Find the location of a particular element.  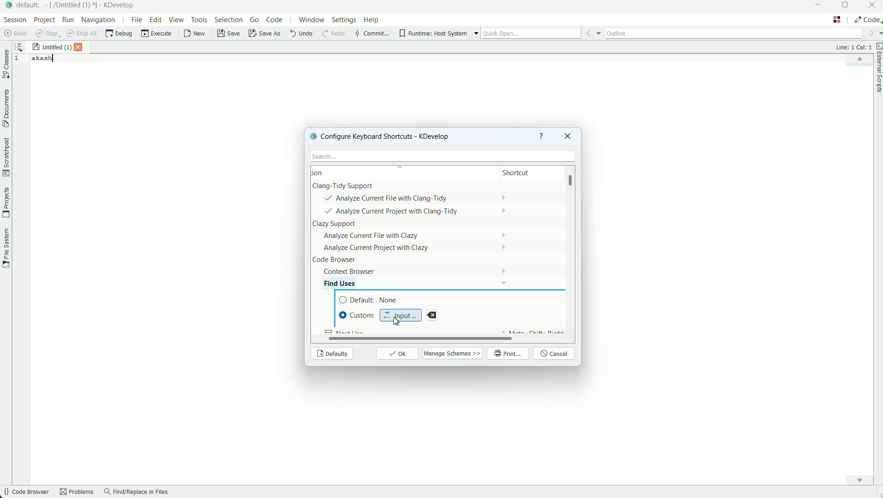

action is located at coordinates (330, 172).